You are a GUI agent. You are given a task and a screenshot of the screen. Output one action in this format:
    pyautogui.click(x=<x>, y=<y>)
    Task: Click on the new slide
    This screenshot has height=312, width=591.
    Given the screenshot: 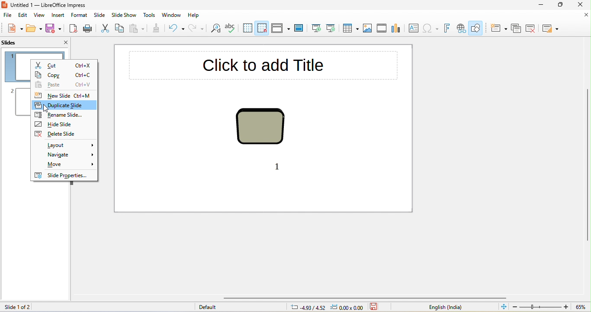 What is the action you would take?
    pyautogui.click(x=498, y=28)
    